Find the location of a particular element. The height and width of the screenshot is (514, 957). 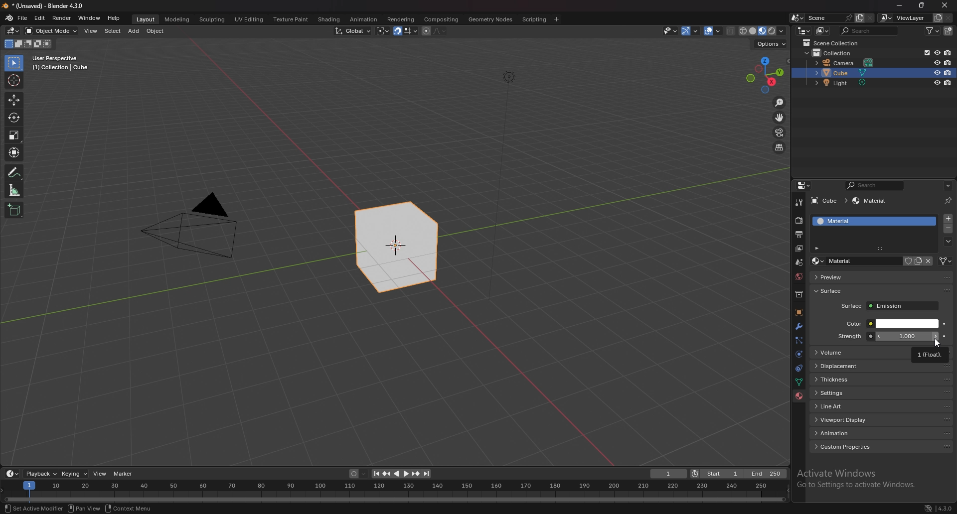

view is located at coordinates (101, 474).